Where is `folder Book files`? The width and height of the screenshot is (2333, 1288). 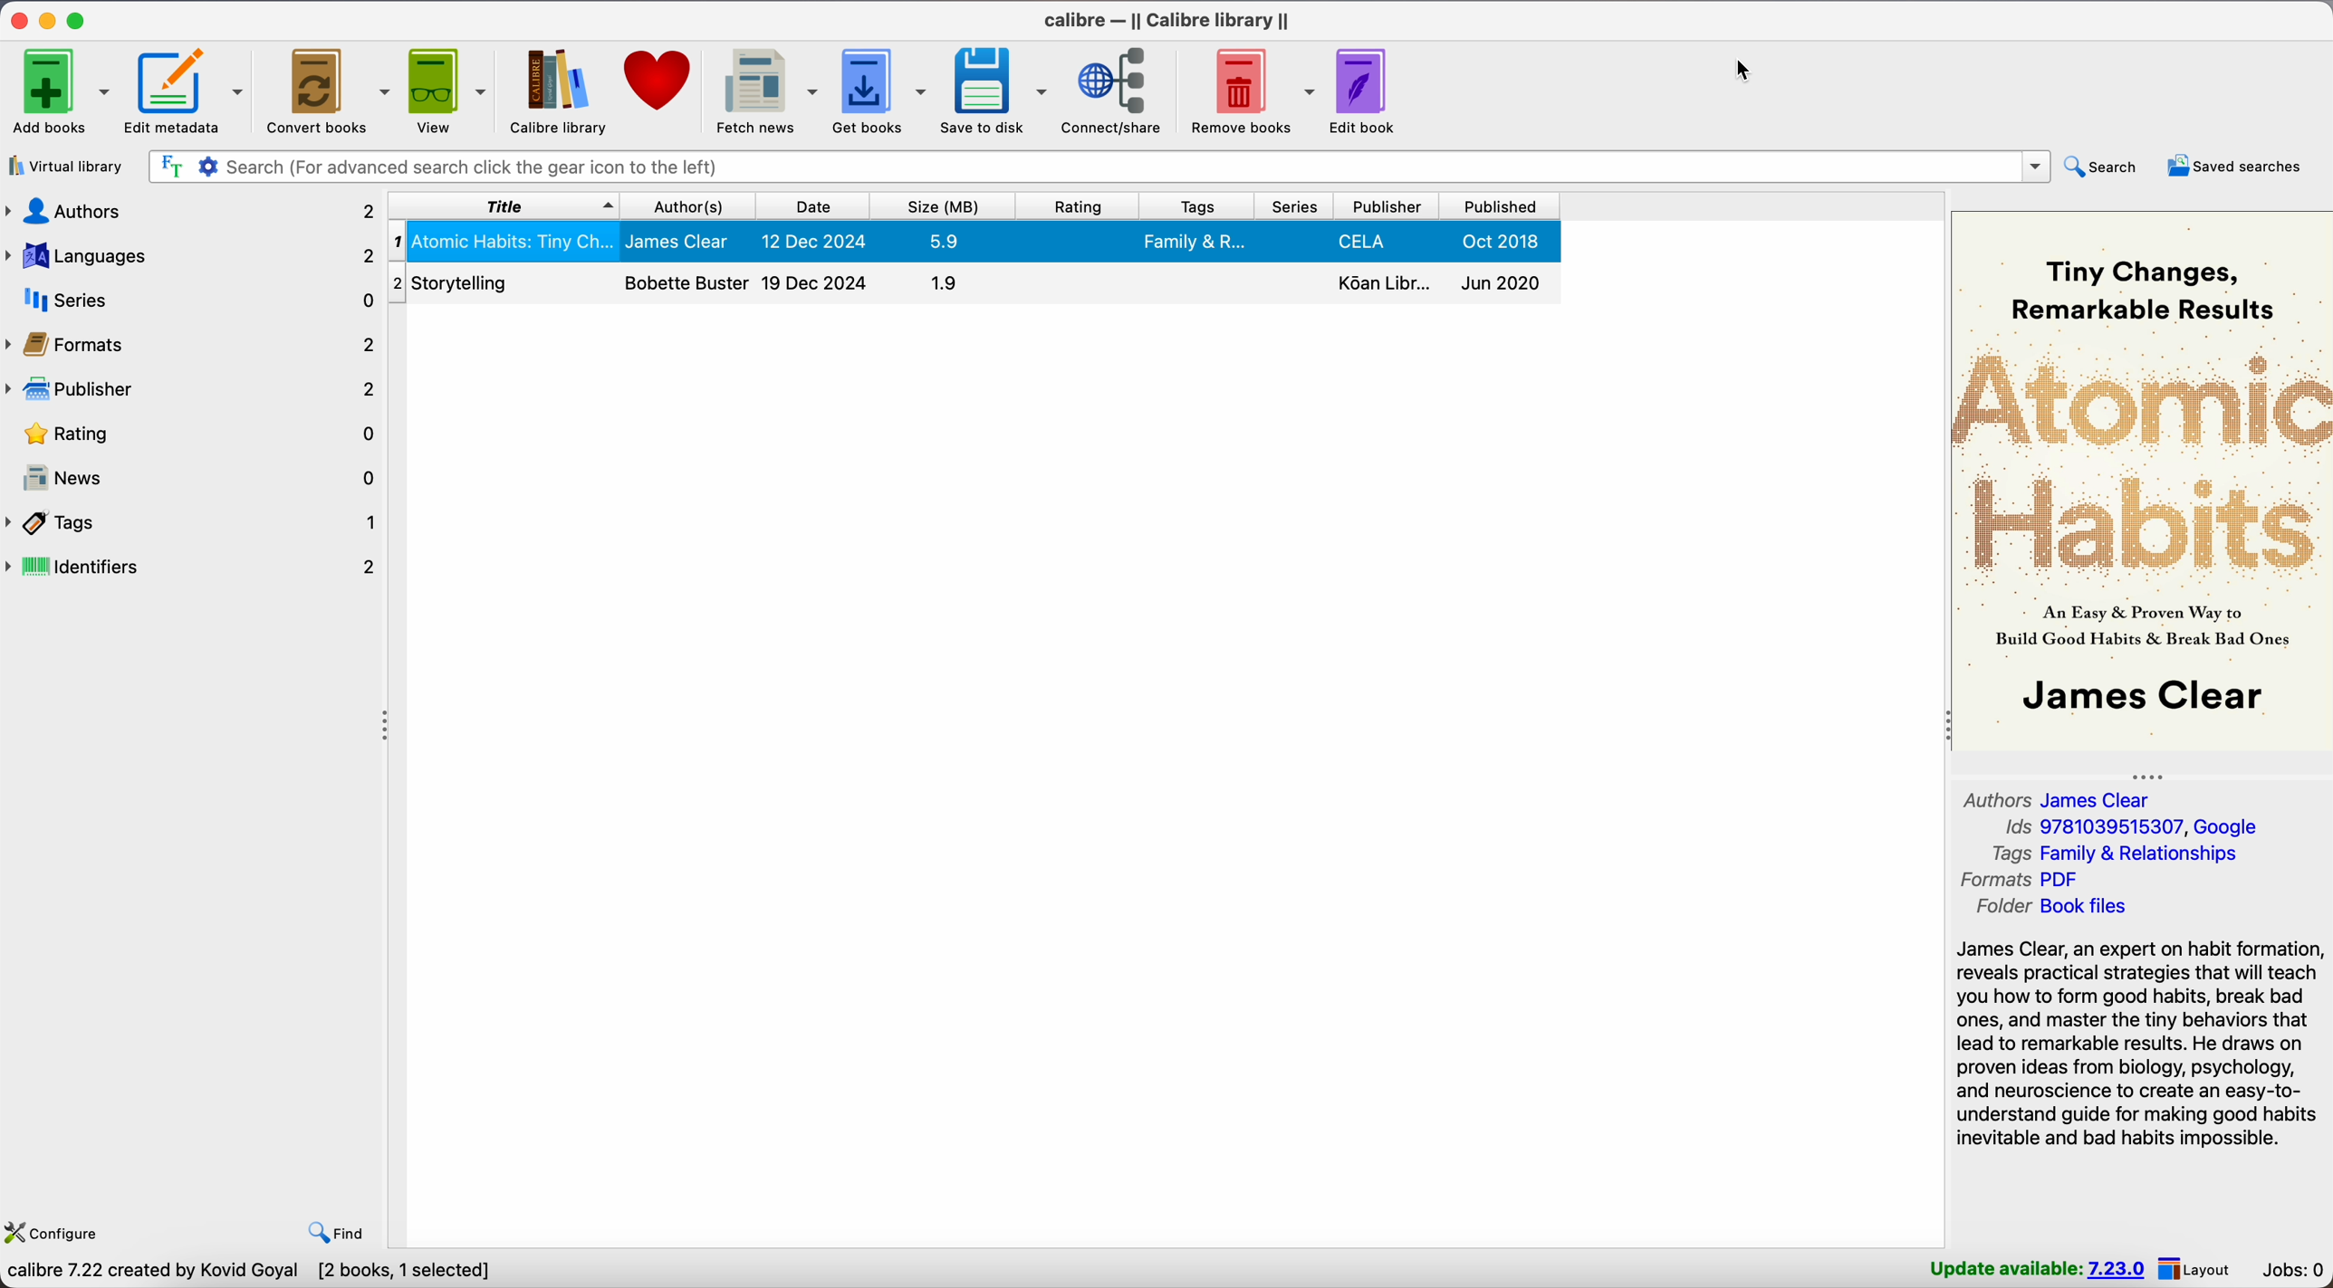 folder Book files is located at coordinates (2056, 907).